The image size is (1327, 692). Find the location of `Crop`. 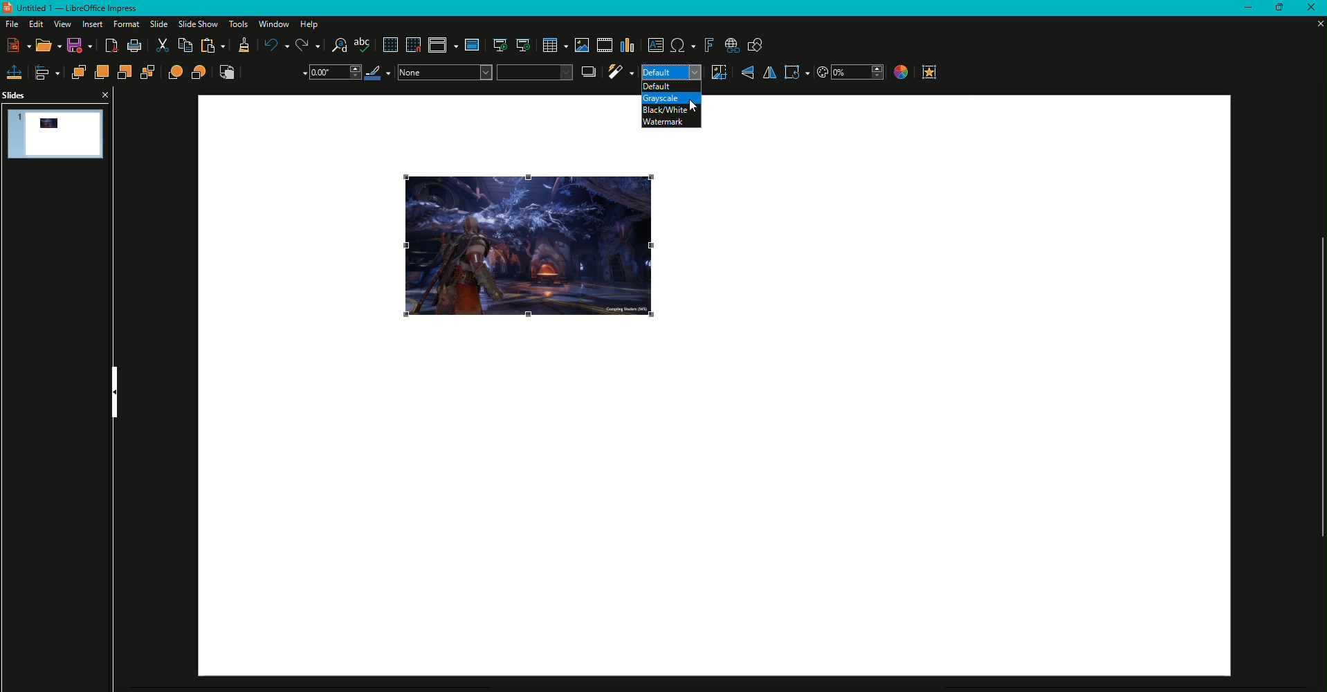

Crop is located at coordinates (718, 72).